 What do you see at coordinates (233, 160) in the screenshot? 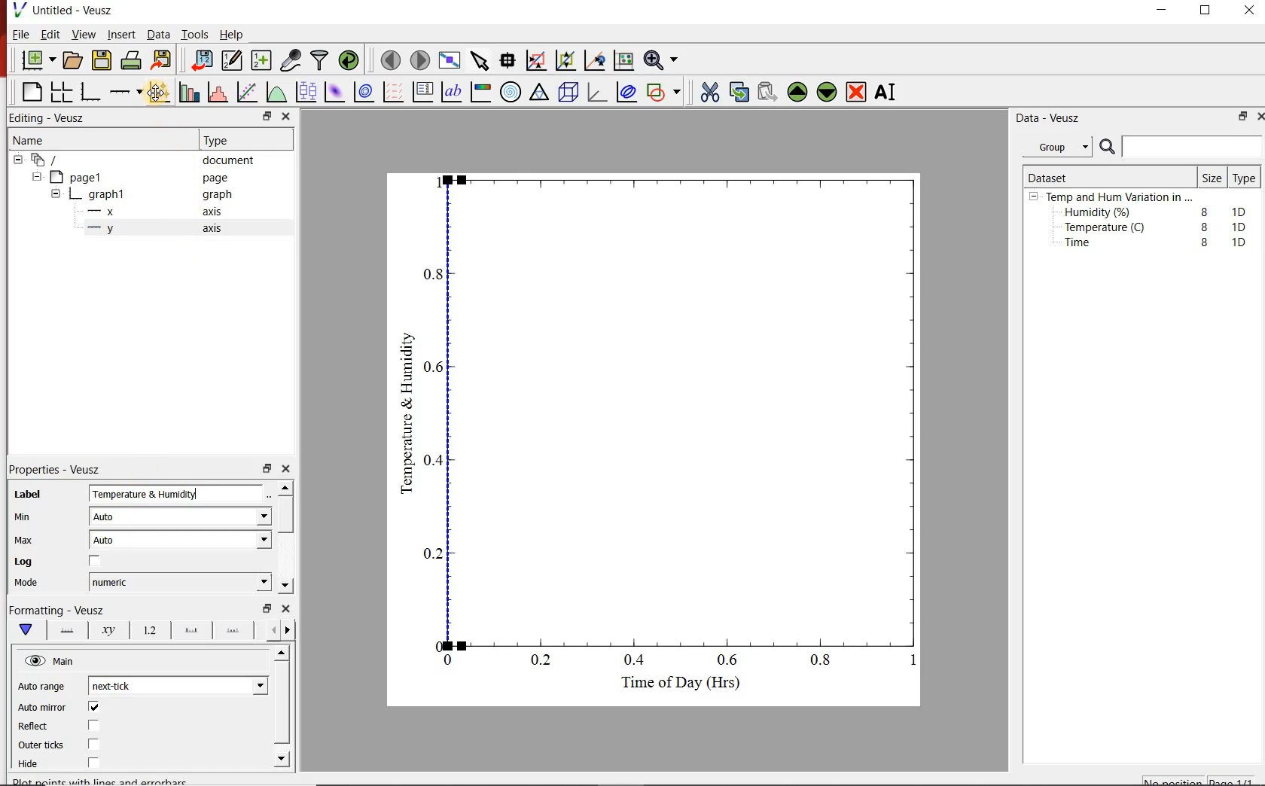
I see `document` at bounding box center [233, 160].